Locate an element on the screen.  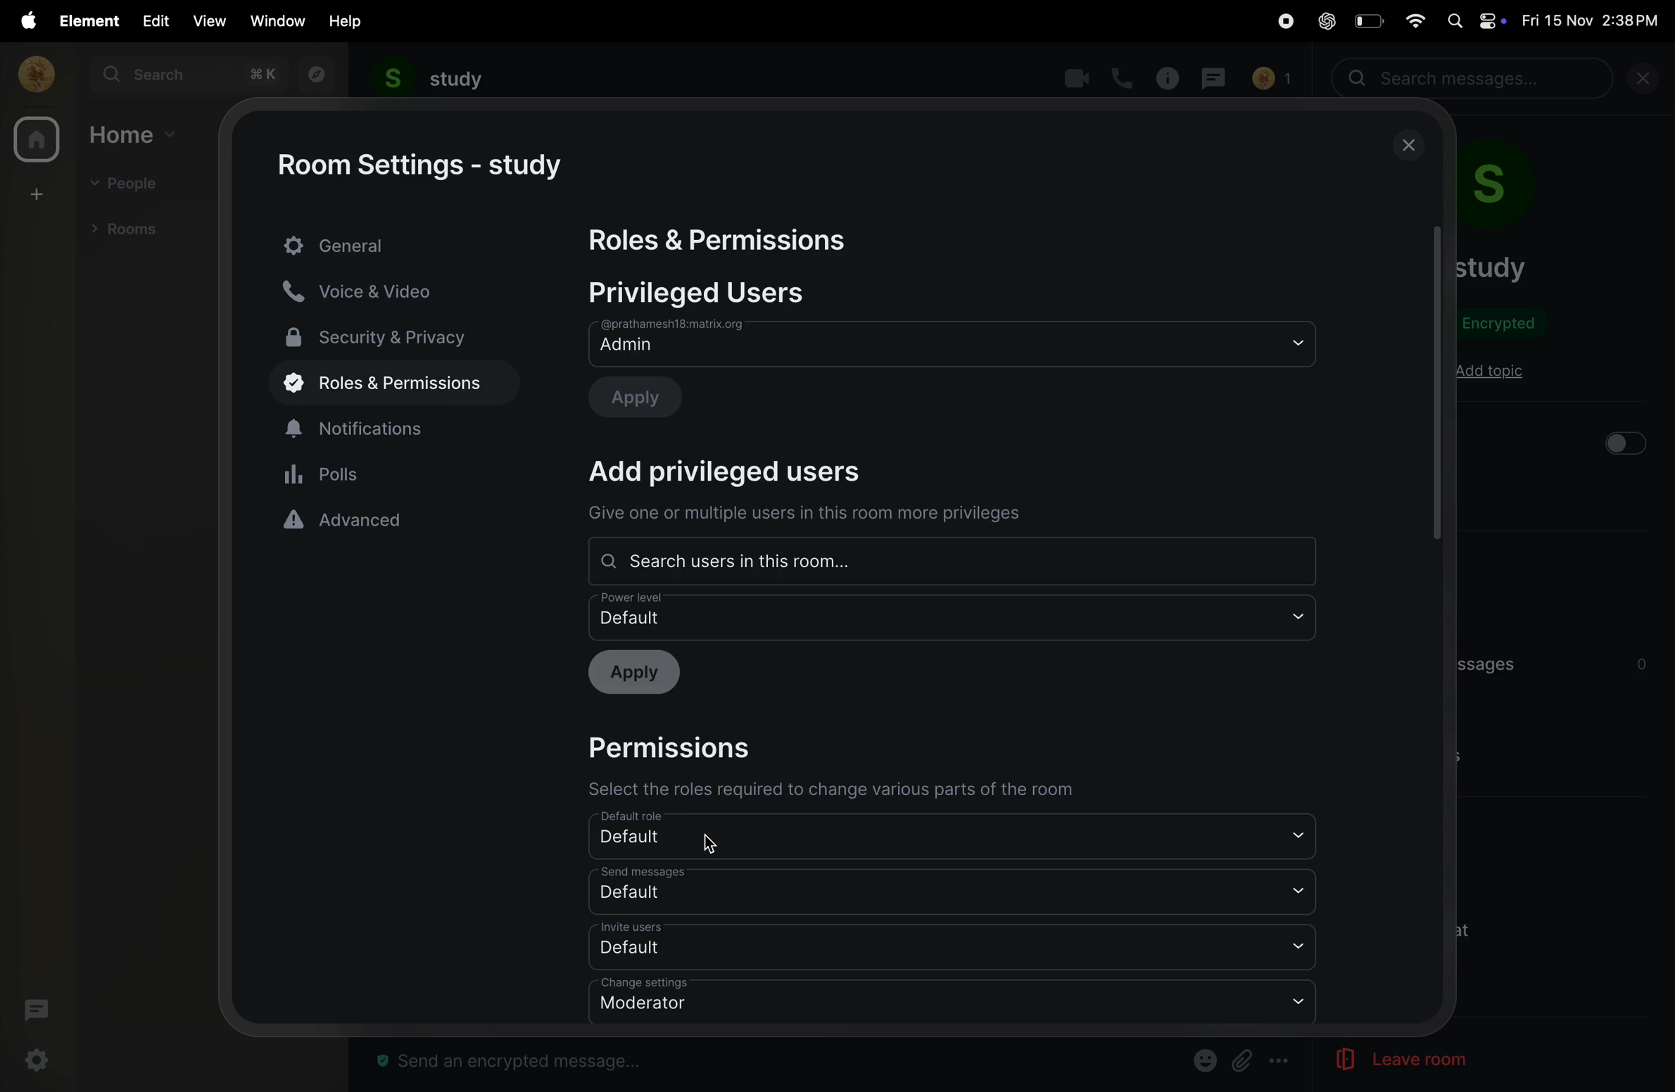
room settings -study is located at coordinates (424, 166).